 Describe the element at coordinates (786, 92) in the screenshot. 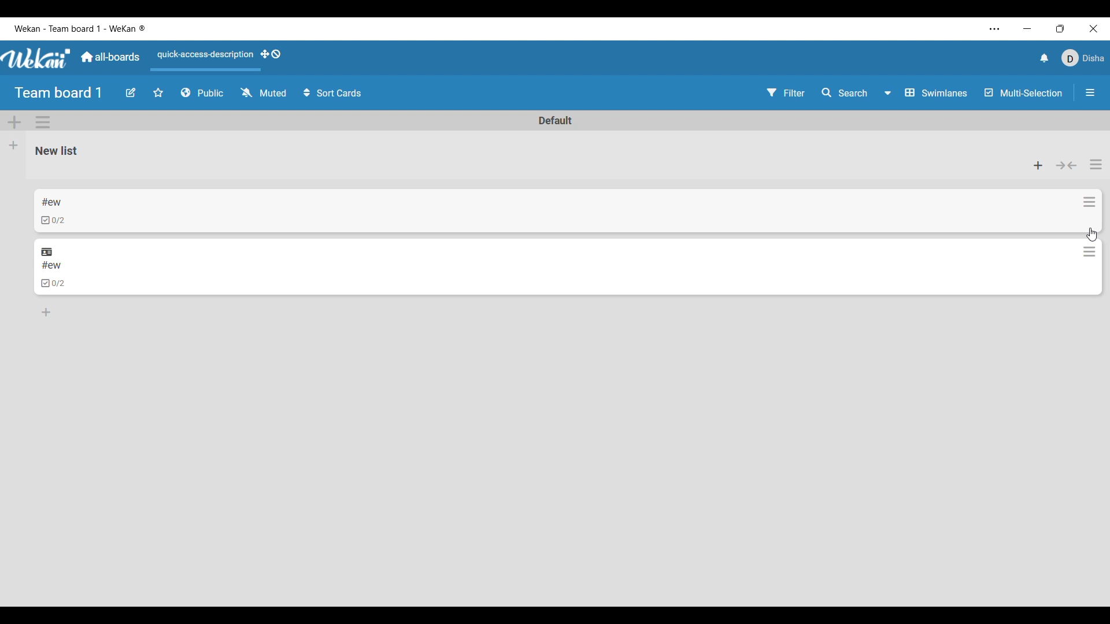

I see `Filter` at that location.